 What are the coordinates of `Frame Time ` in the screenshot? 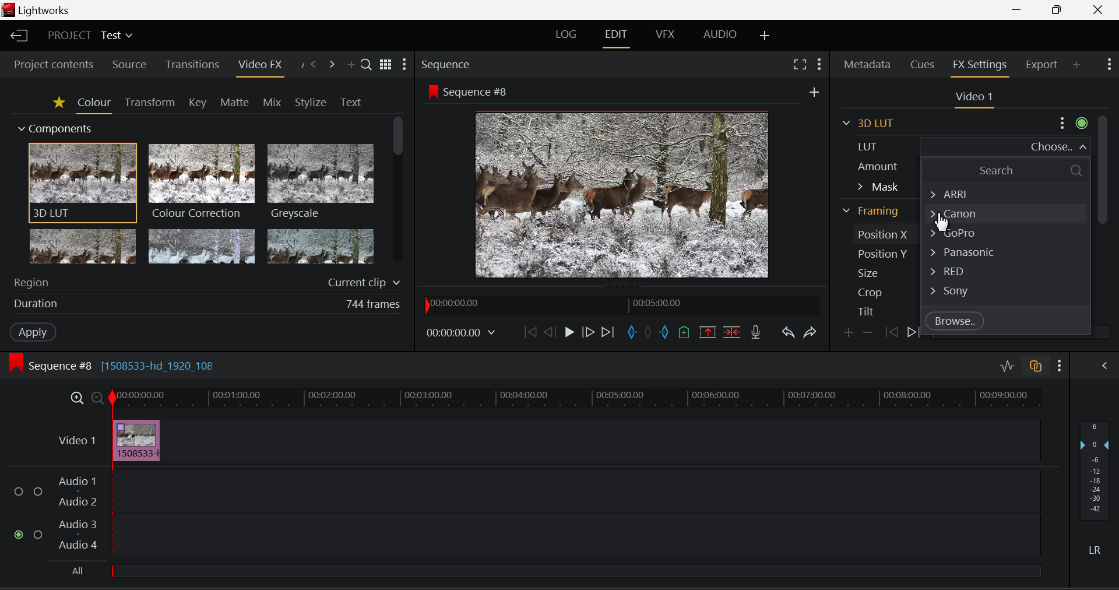 It's located at (460, 335).